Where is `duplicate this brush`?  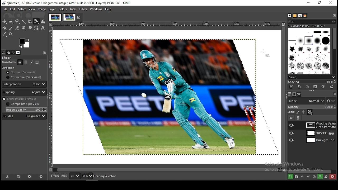 duplicate this brush is located at coordinates (307, 87).